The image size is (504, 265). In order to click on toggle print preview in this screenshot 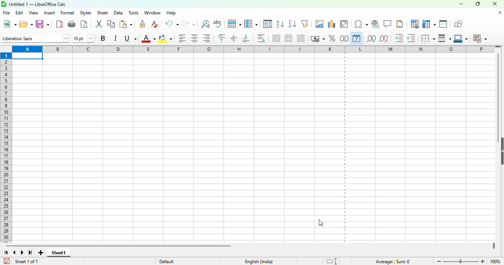, I will do `click(84, 24)`.